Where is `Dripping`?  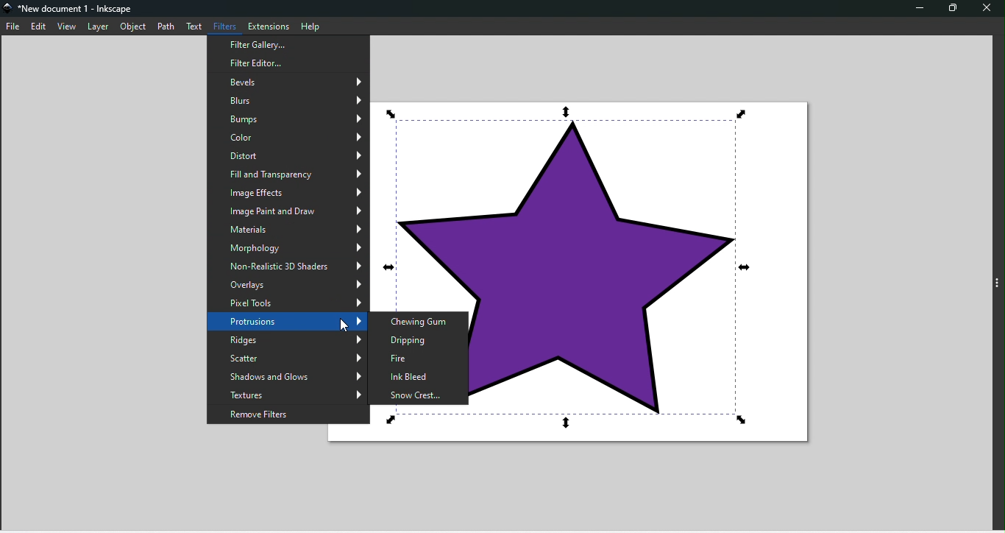 Dripping is located at coordinates (417, 337).